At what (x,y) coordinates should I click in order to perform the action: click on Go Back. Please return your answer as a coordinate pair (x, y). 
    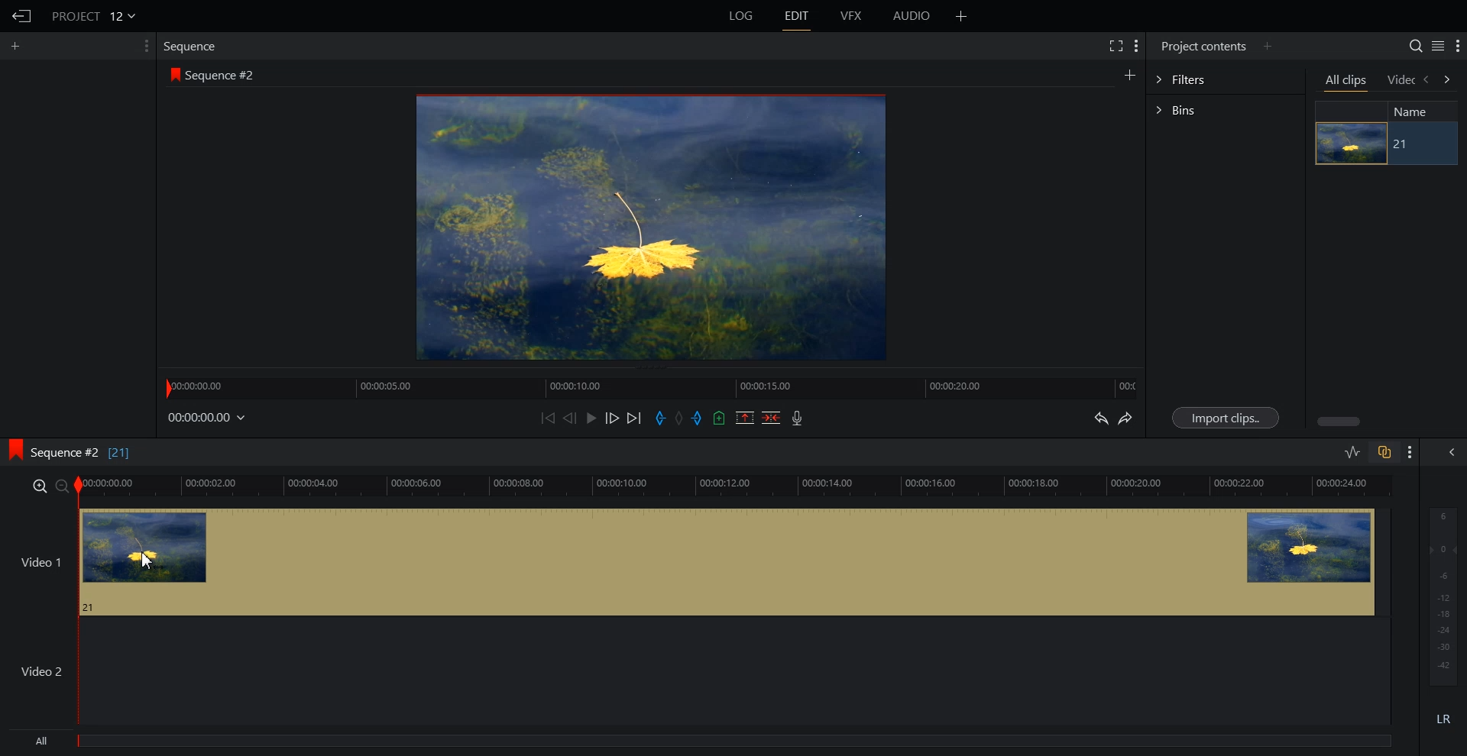
    Looking at the image, I should click on (23, 17).